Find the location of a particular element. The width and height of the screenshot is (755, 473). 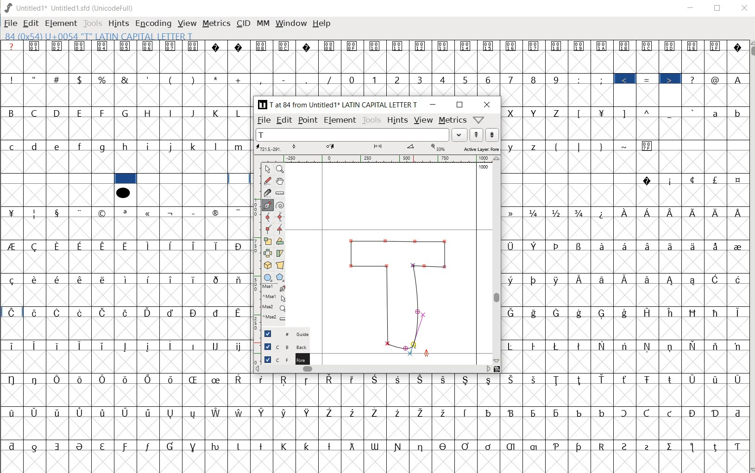

m is located at coordinates (240, 146).